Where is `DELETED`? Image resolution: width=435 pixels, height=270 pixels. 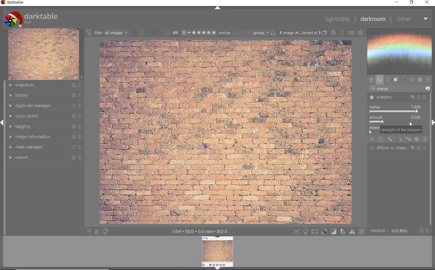 DELETED is located at coordinates (428, 88).